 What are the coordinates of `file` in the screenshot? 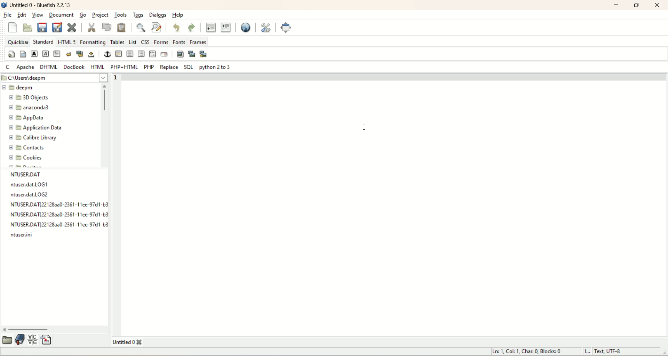 It's located at (56, 226).